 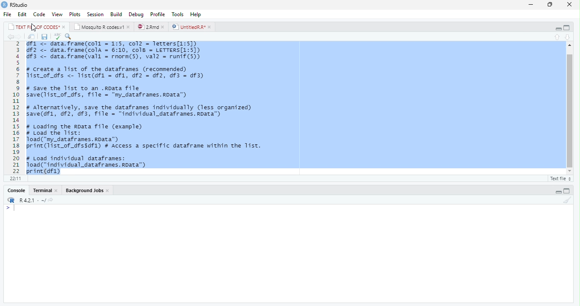 What do you see at coordinates (569, 5) in the screenshot?
I see `Close` at bounding box center [569, 5].